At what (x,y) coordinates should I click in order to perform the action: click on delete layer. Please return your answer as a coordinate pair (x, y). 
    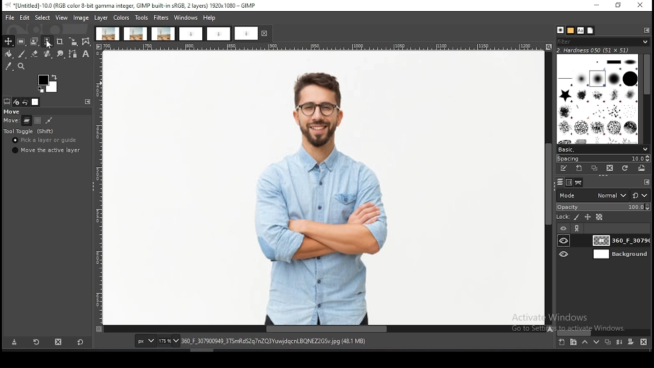
    Looking at the image, I should click on (645, 343).